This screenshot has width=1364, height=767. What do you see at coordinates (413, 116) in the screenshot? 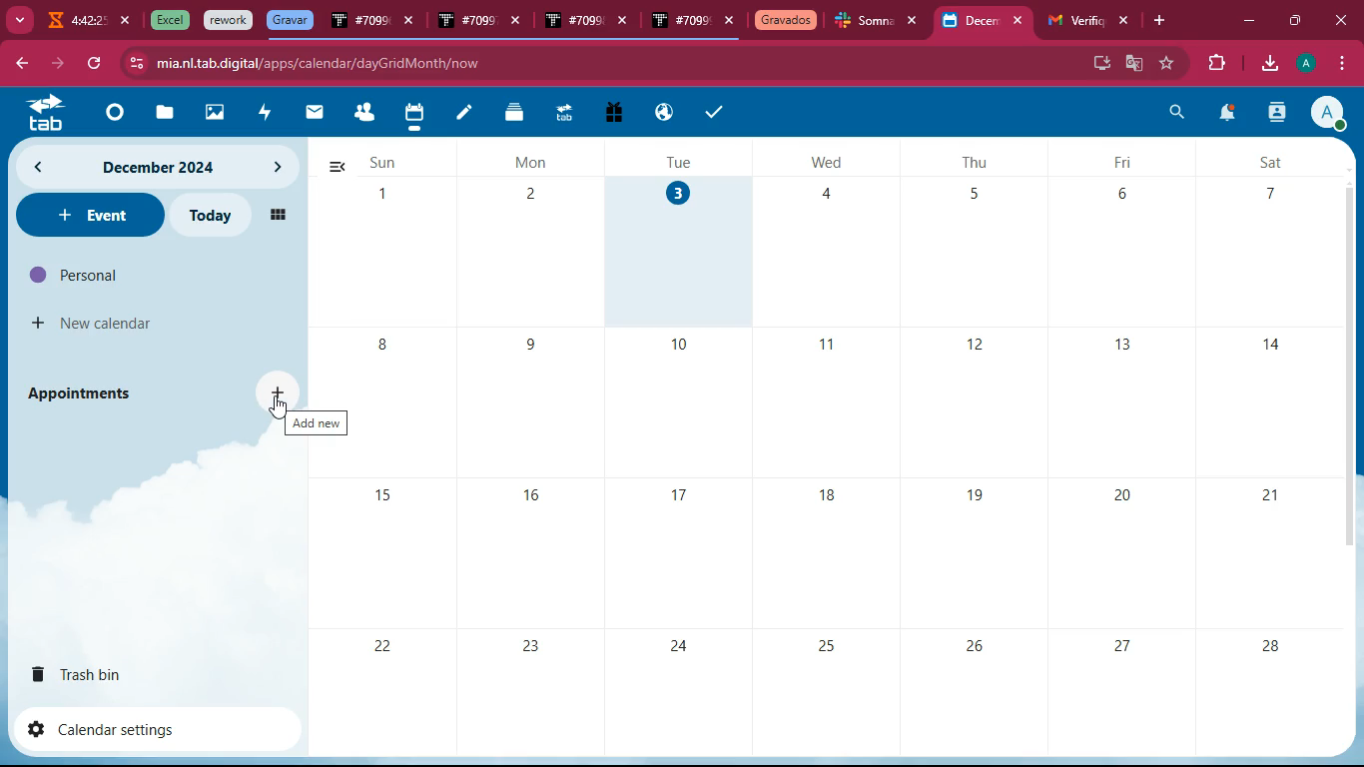
I see `calendar` at bounding box center [413, 116].